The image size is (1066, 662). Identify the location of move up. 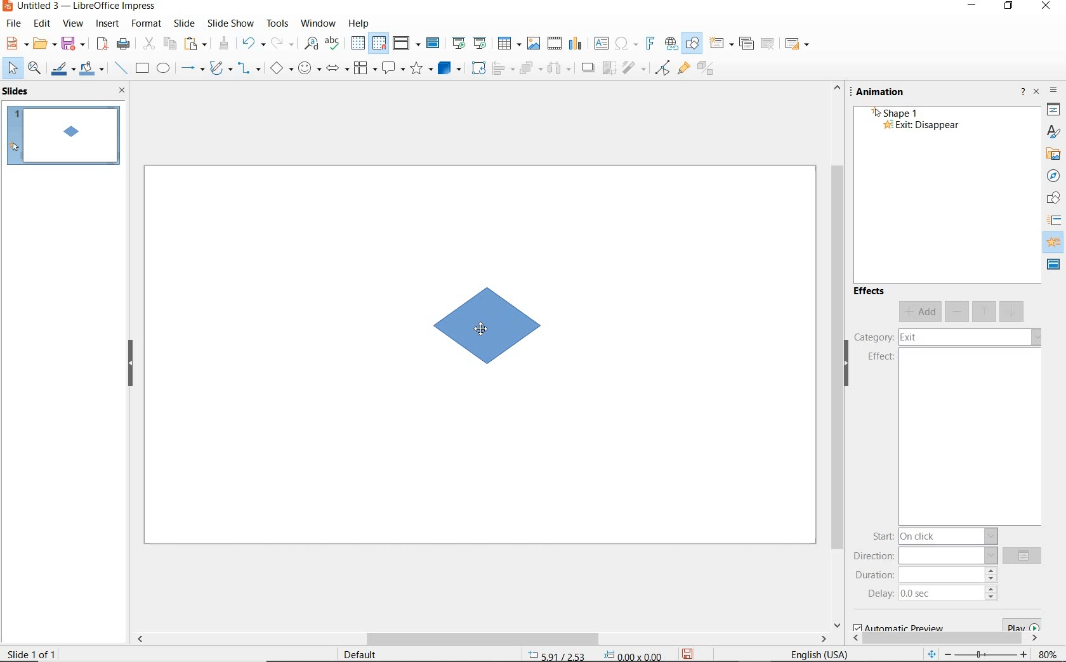
(985, 312).